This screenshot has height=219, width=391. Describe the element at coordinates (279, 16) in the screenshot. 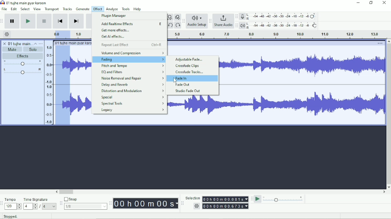

I see `Record Meter` at that location.